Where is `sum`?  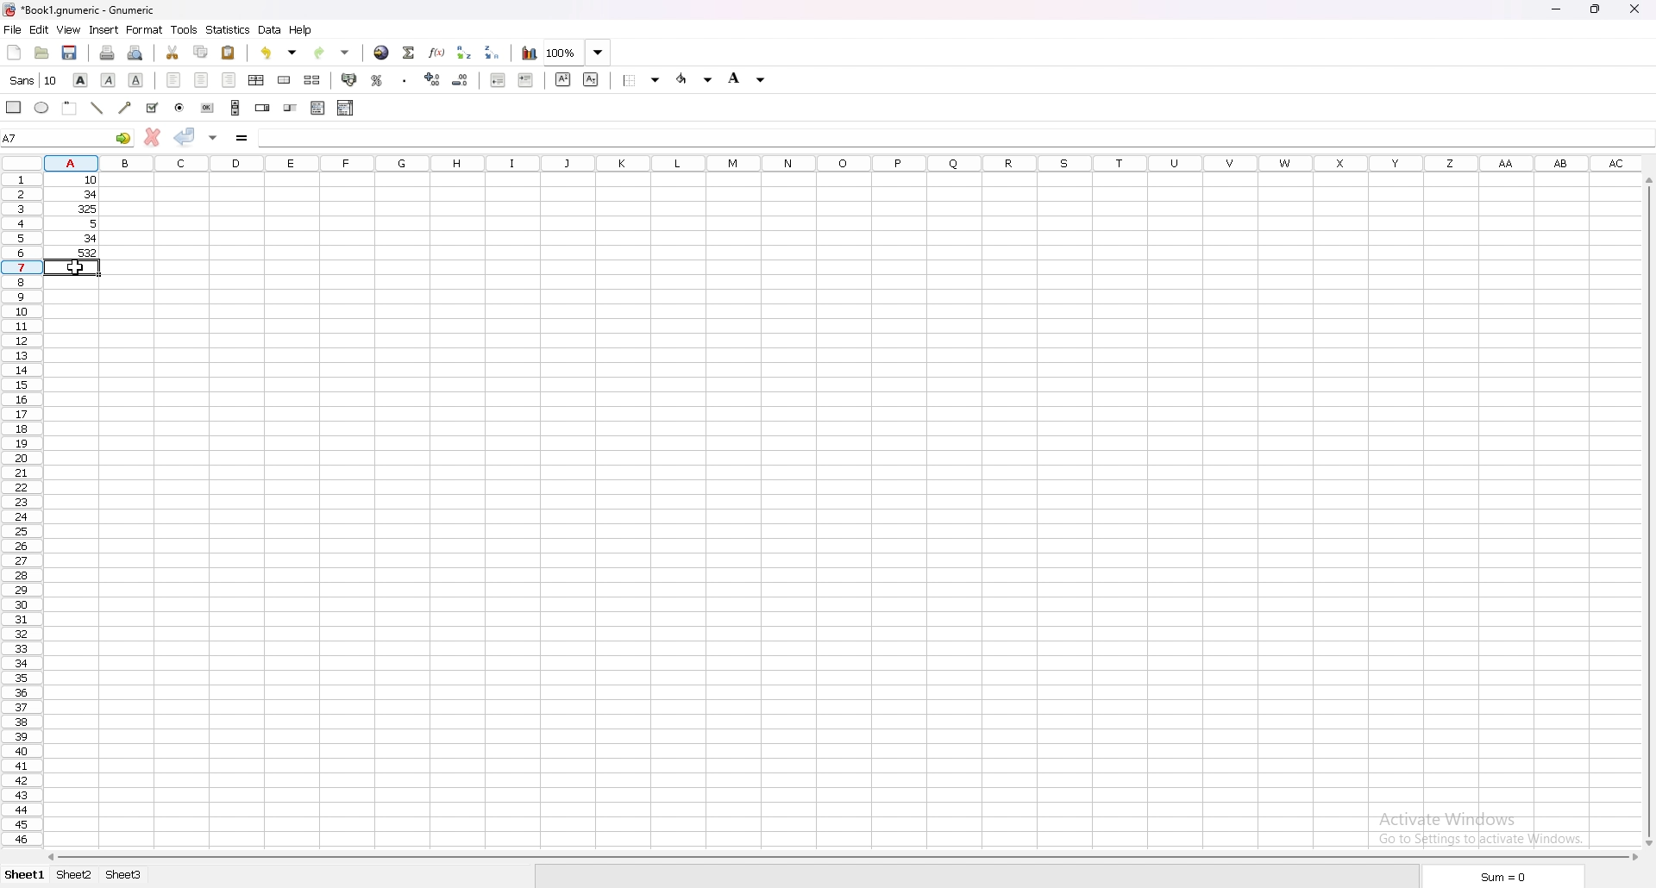 sum is located at coordinates (1504, 877).